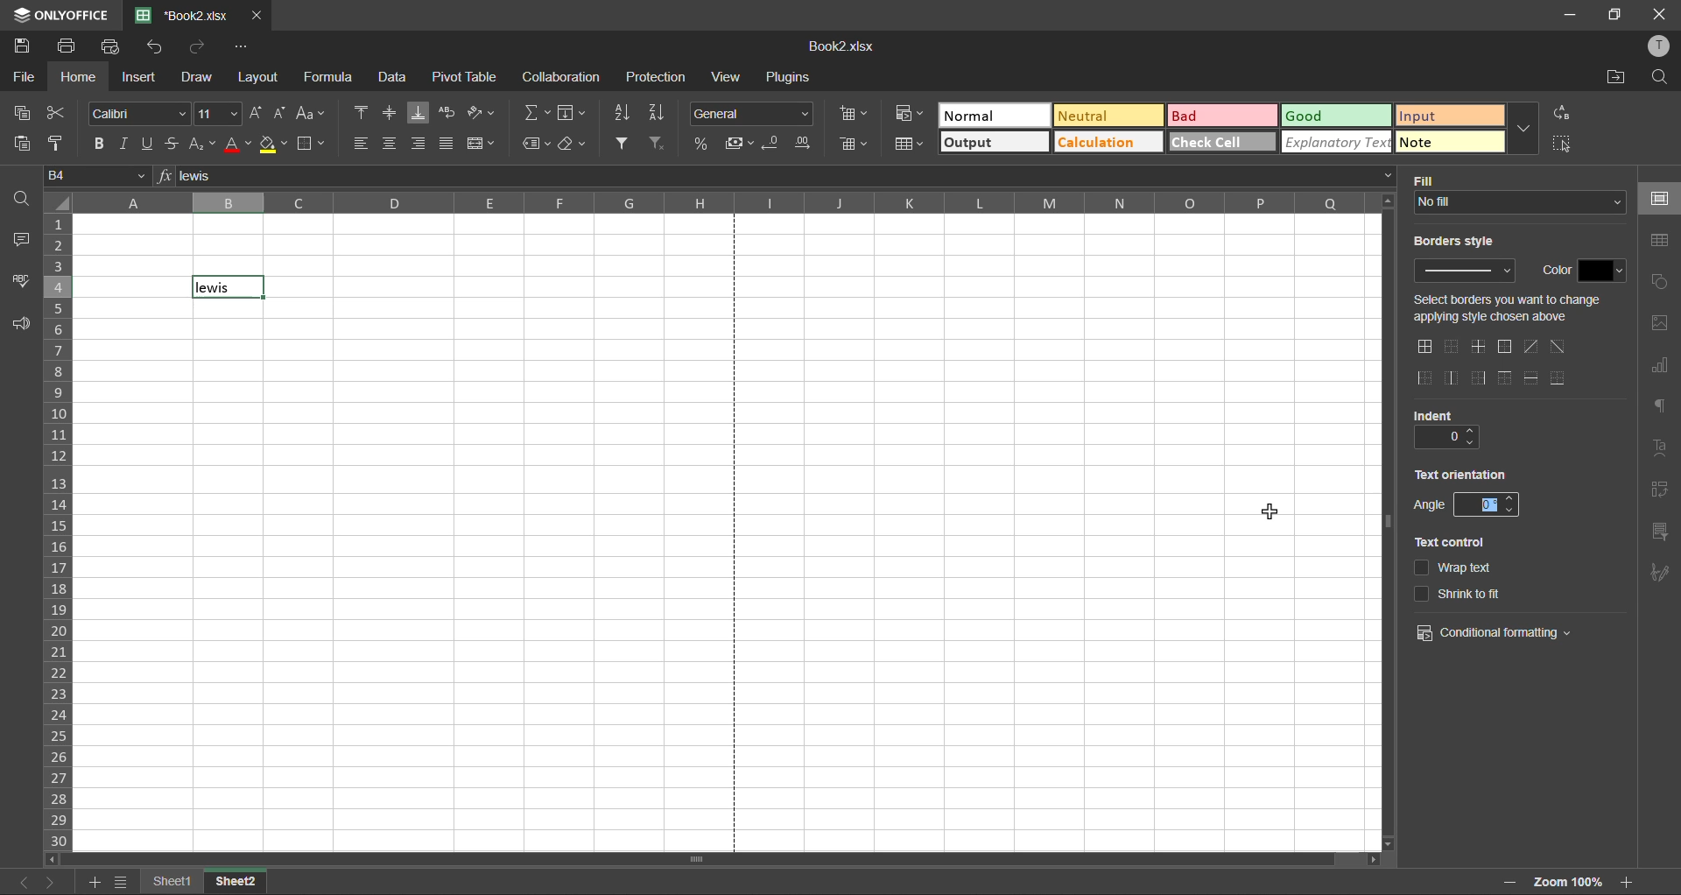 The width and height of the screenshot is (1681, 895). What do you see at coordinates (1427, 176) in the screenshot?
I see `fill` at bounding box center [1427, 176].